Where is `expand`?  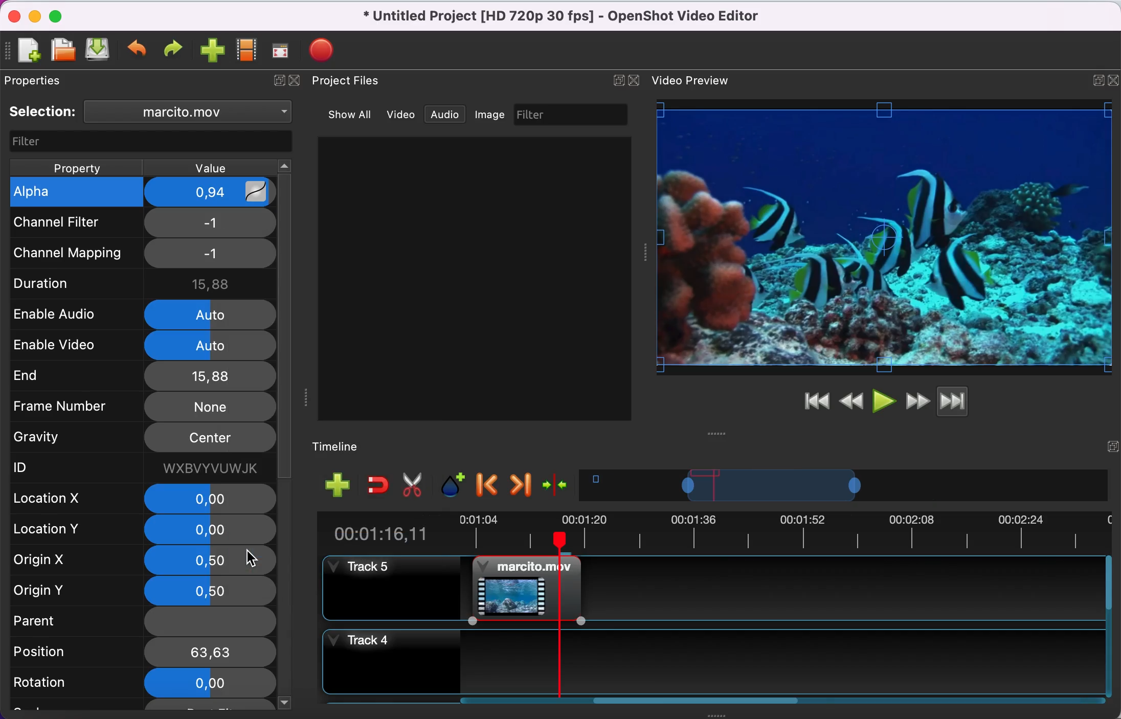 expand is located at coordinates (278, 80).